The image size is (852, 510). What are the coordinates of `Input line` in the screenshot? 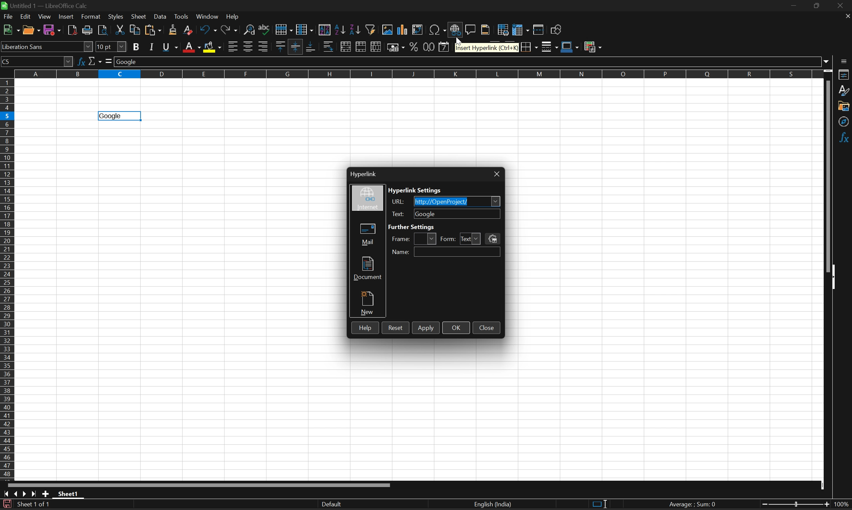 It's located at (468, 61).